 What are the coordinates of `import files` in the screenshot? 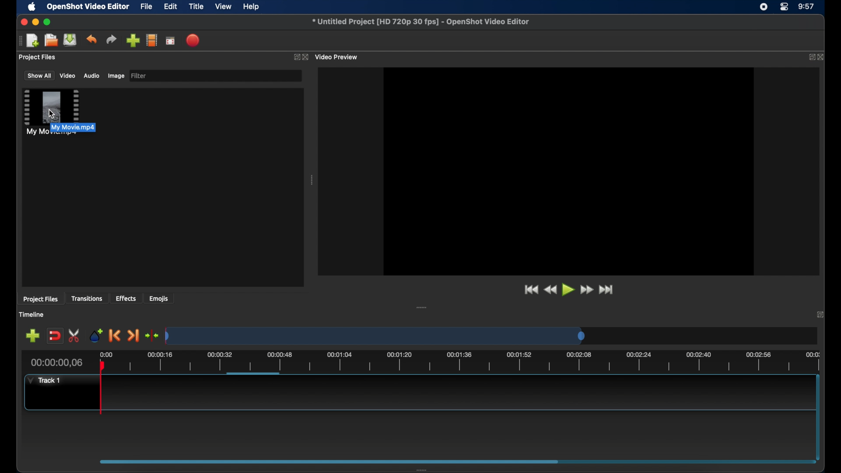 It's located at (133, 41).